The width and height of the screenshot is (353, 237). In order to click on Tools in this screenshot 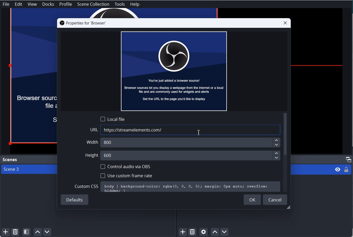, I will do `click(120, 4)`.